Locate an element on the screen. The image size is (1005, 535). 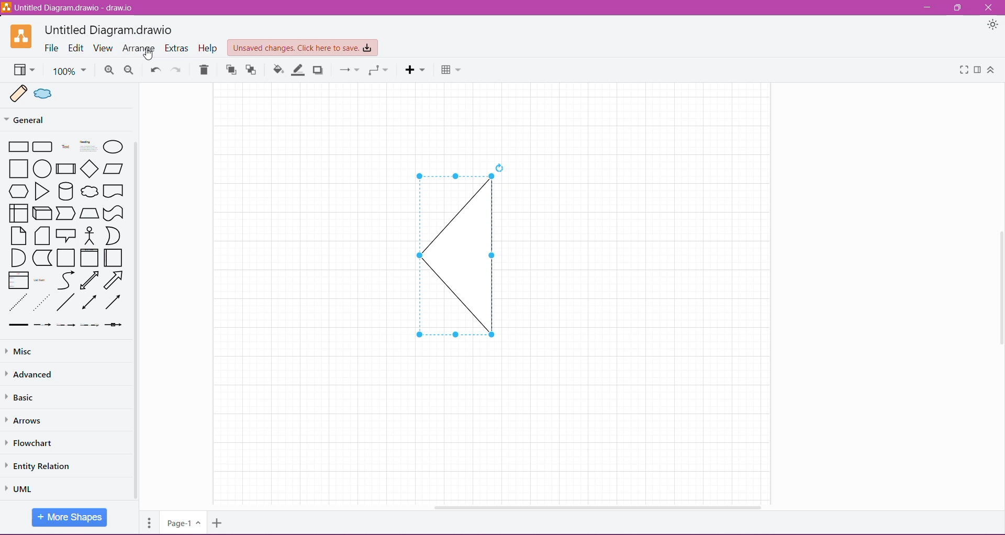
View is located at coordinates (23, 70).